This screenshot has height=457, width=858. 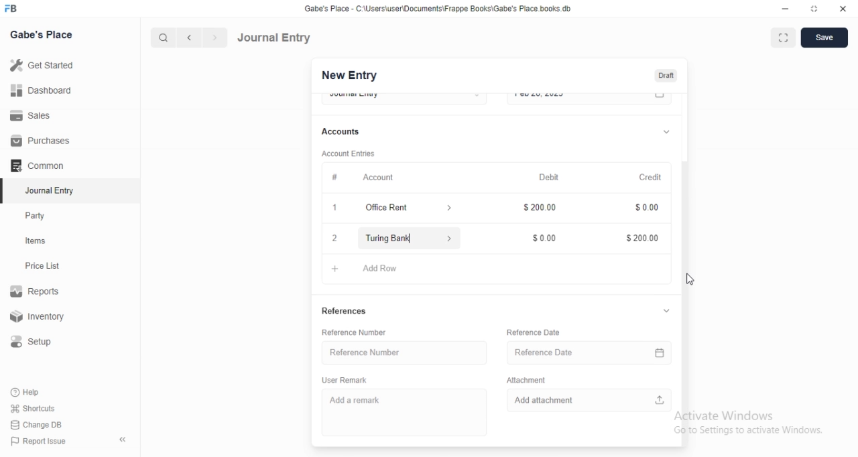 I want to click on Inventory, so click(x=40, y=318).